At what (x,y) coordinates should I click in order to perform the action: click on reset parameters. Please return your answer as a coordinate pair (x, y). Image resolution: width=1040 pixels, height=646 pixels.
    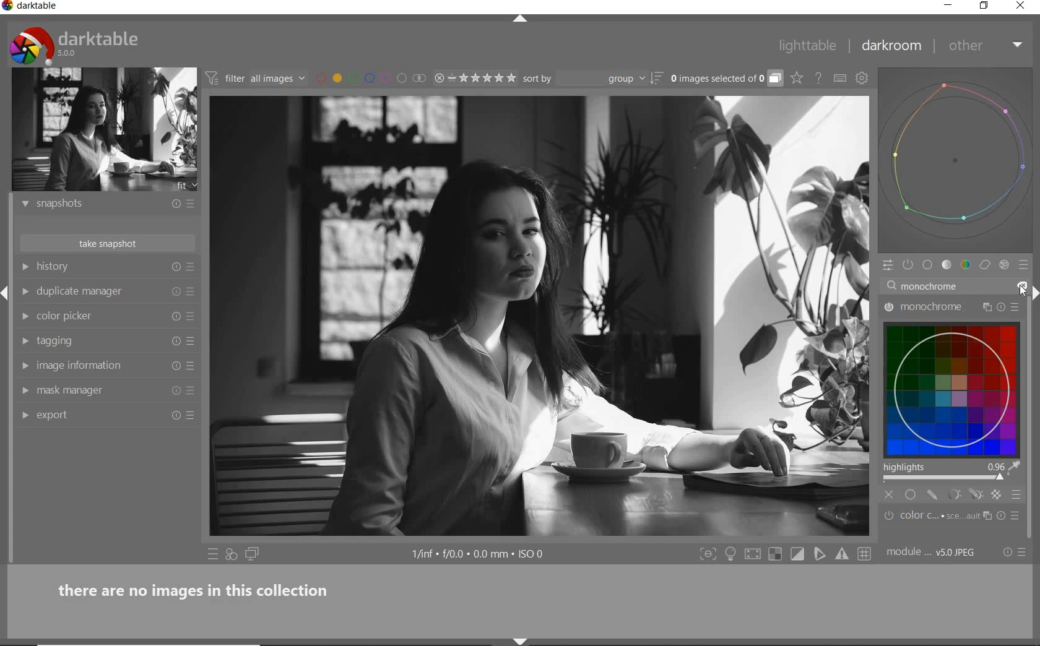
    Looking at the image, I should click on (1000, 515).